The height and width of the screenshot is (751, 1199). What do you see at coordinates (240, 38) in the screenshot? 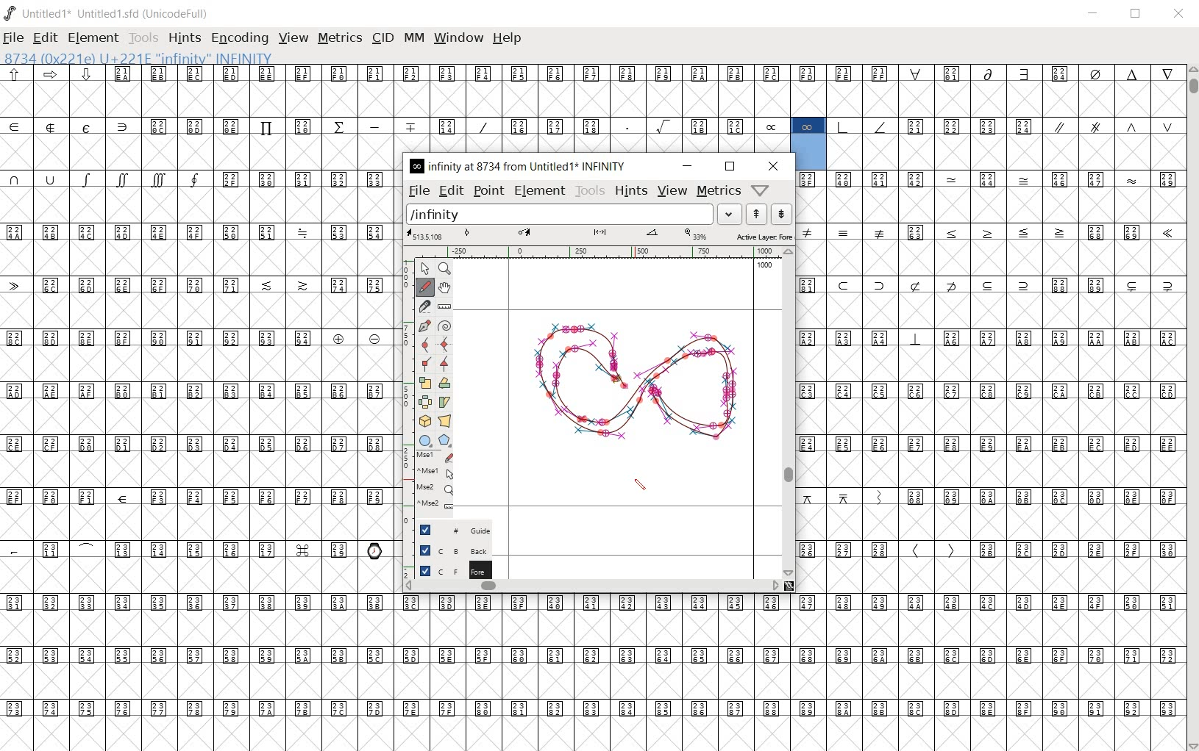
I see `encoding` at bounding box center [240, 38].